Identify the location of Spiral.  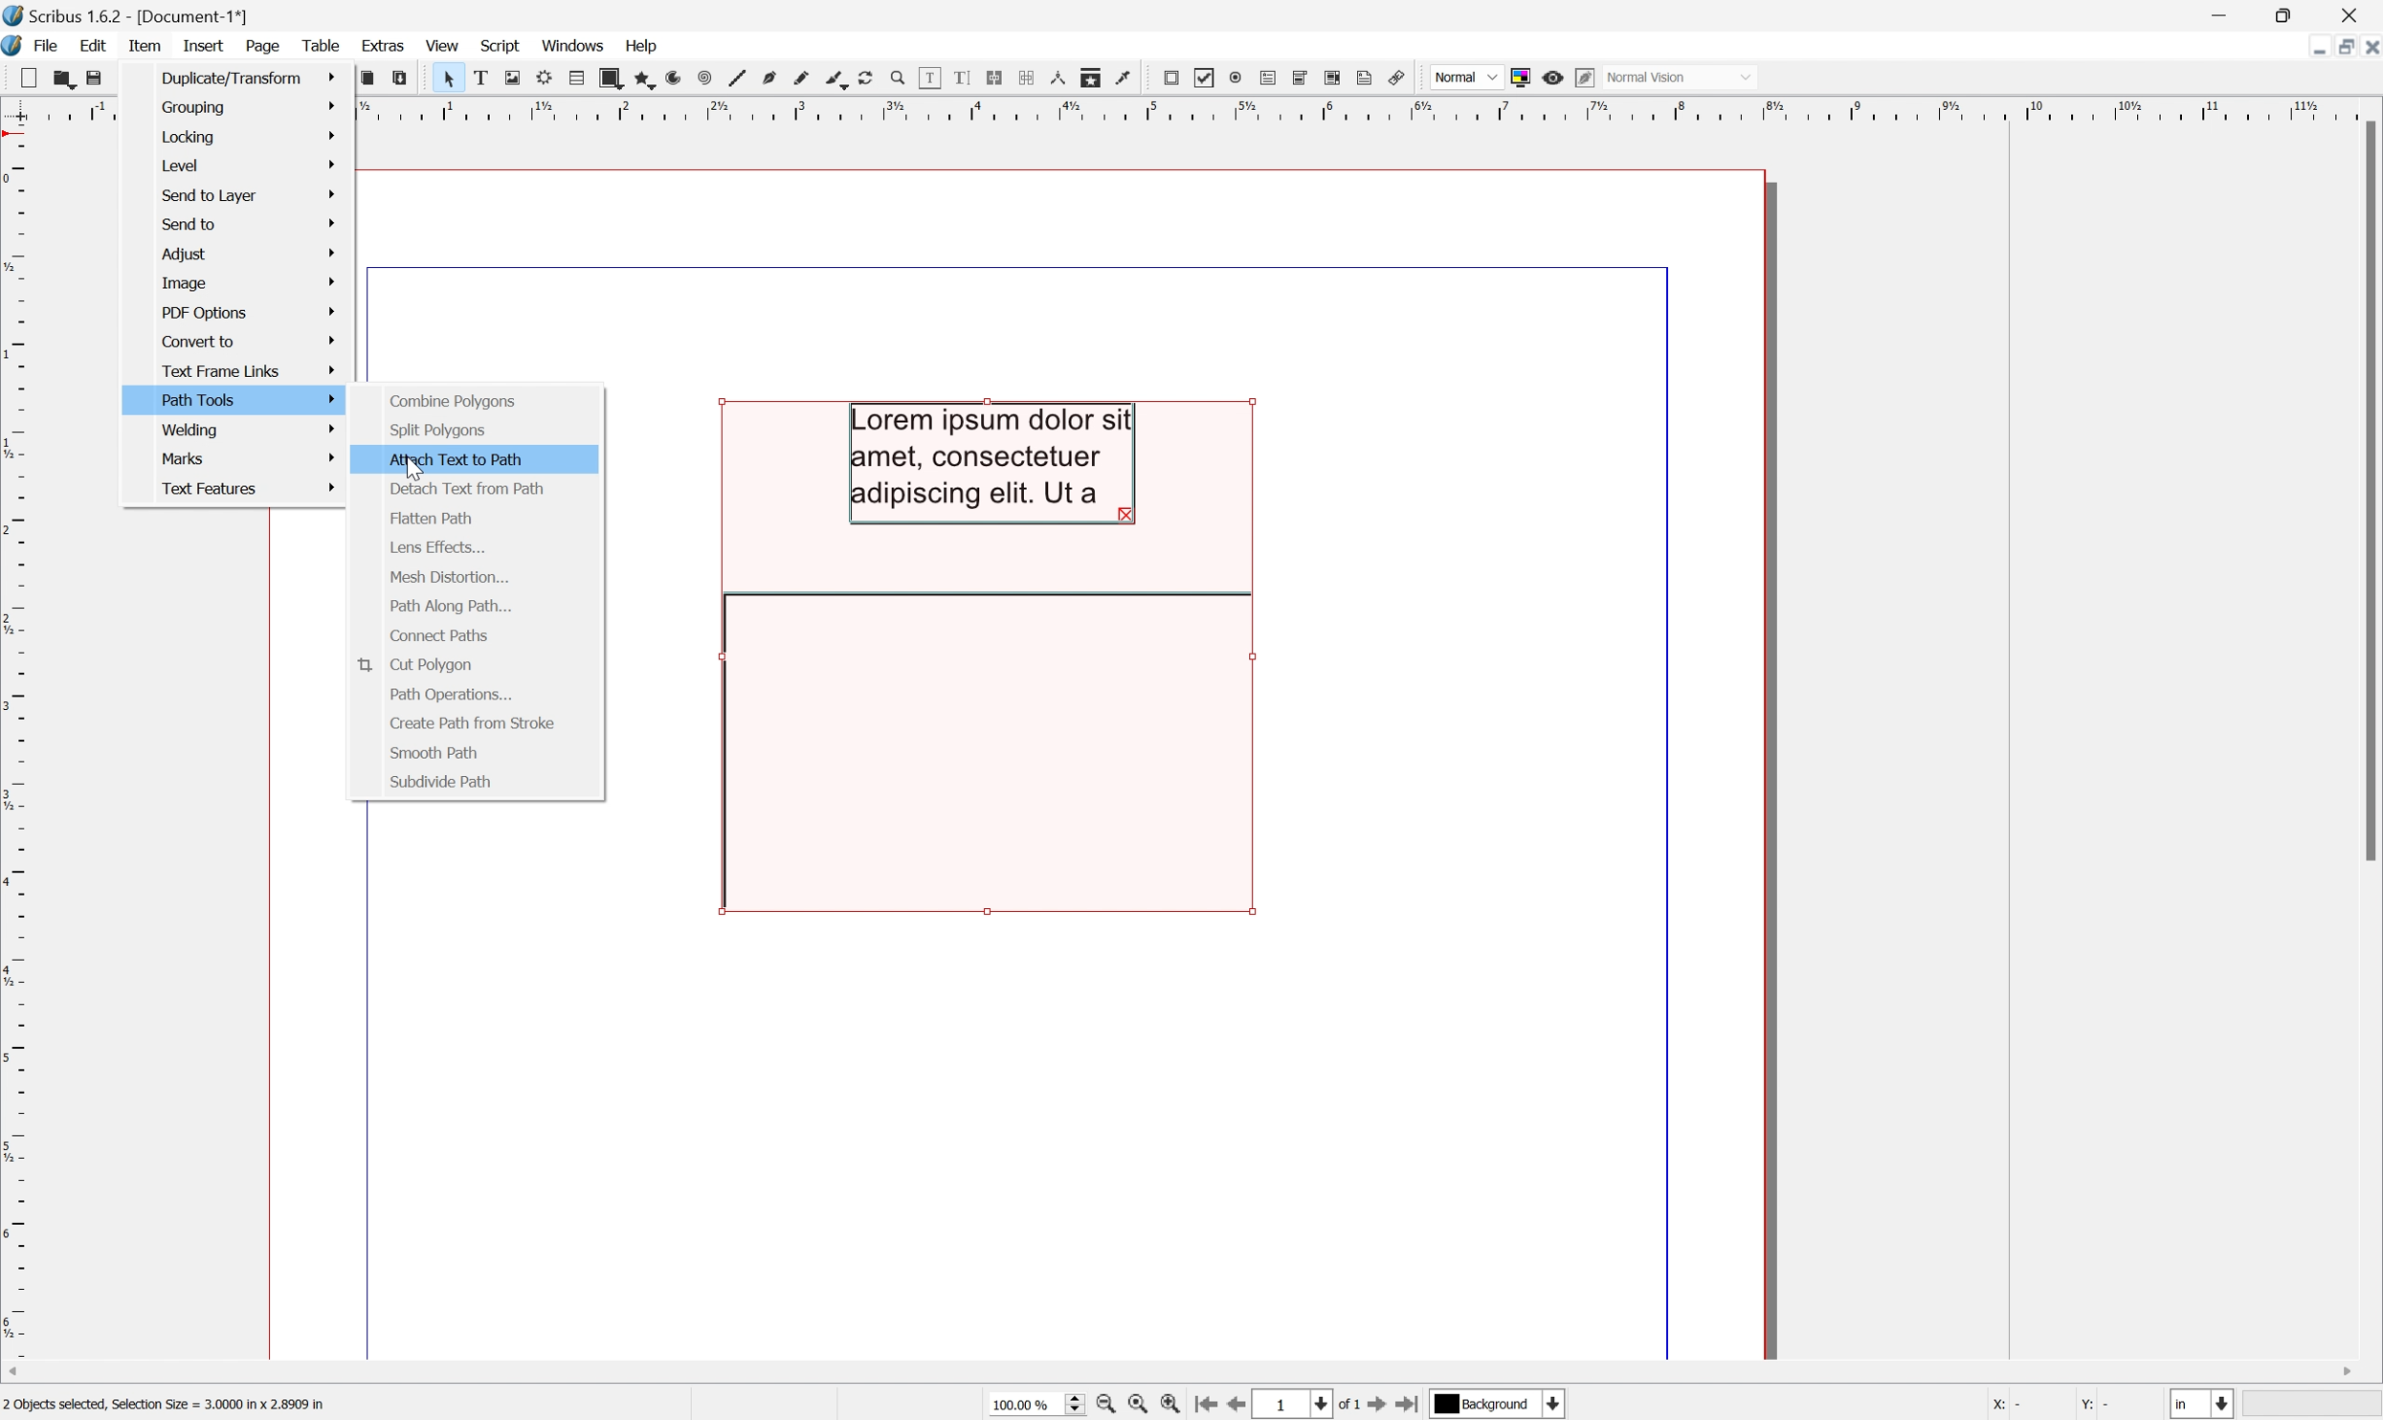
(704, 78).